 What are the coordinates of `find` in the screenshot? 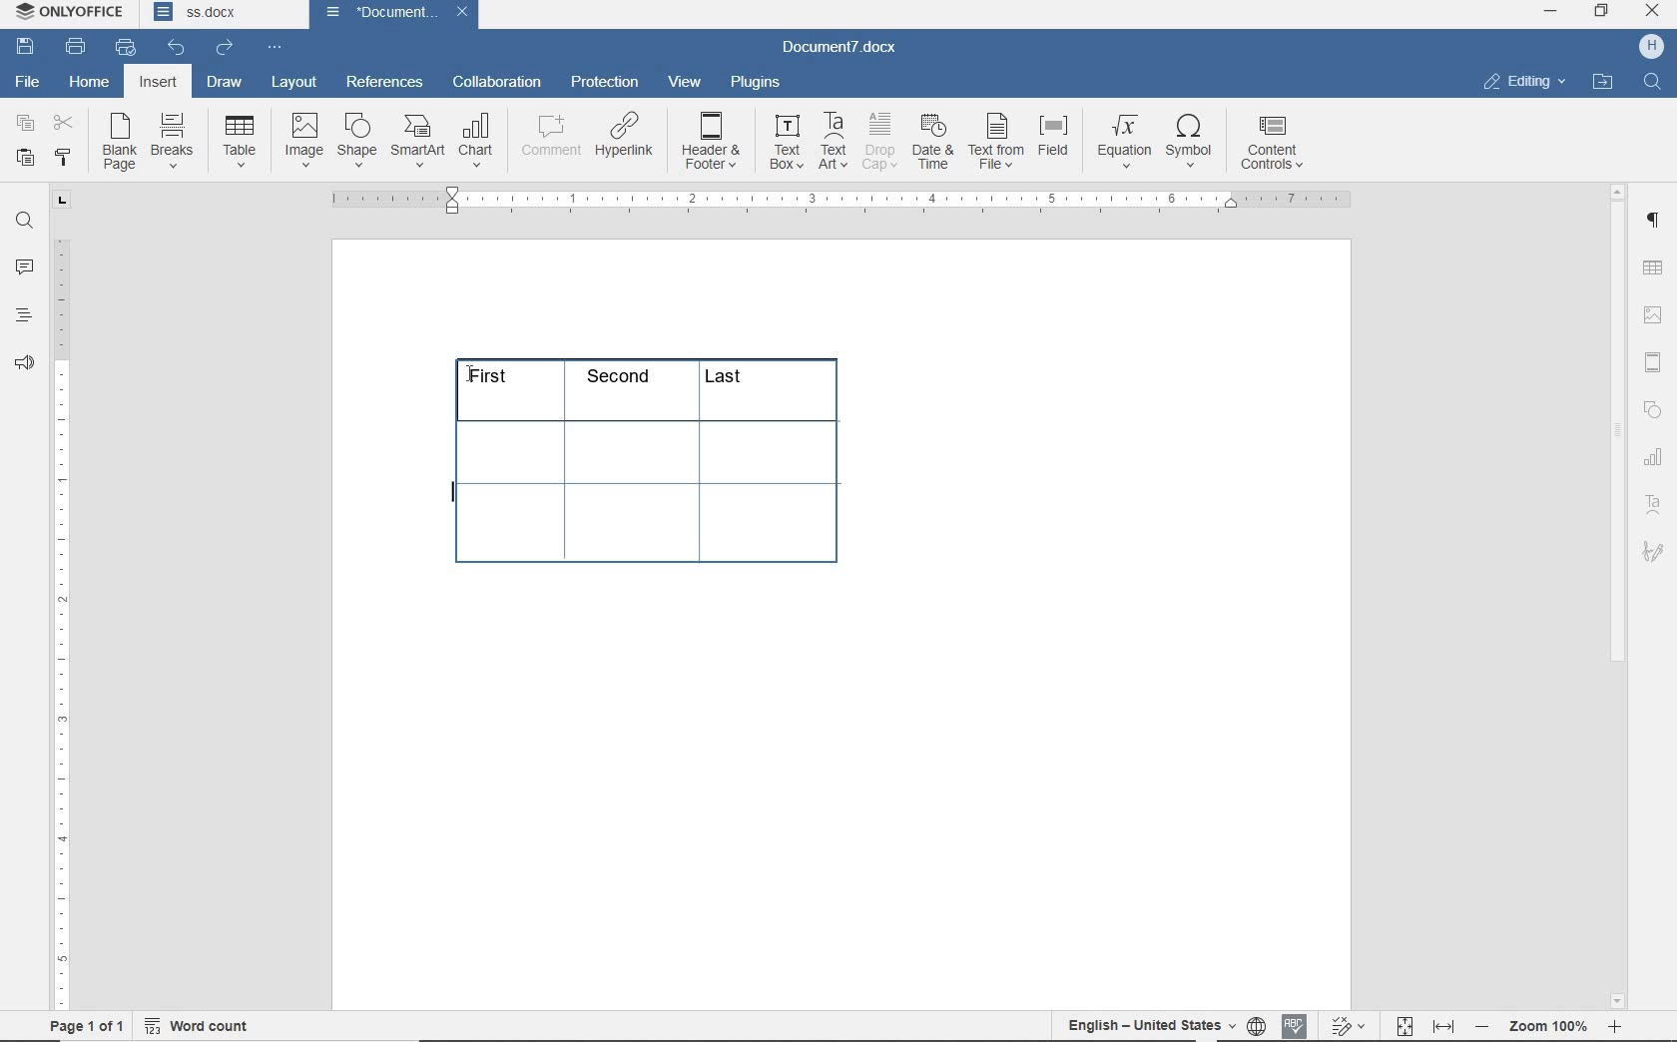 It's located at (24, 221).